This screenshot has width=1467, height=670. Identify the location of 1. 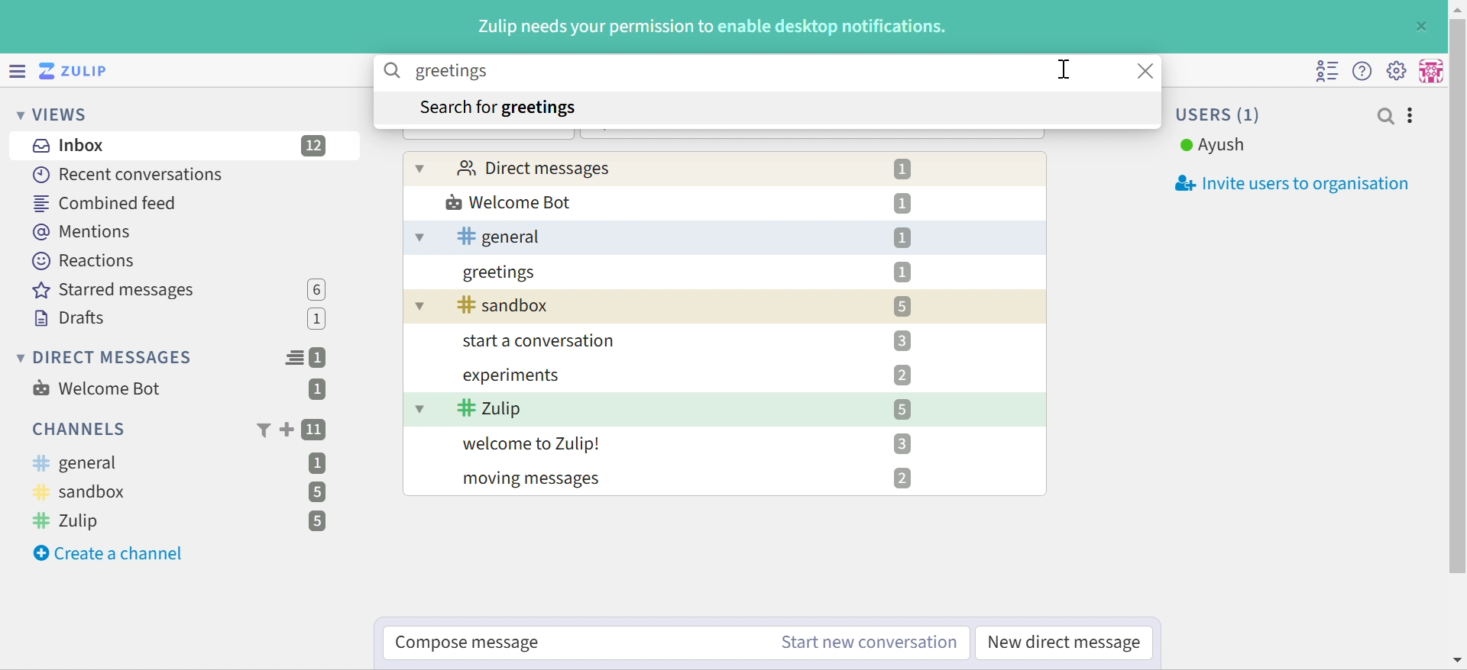
(903, 237).